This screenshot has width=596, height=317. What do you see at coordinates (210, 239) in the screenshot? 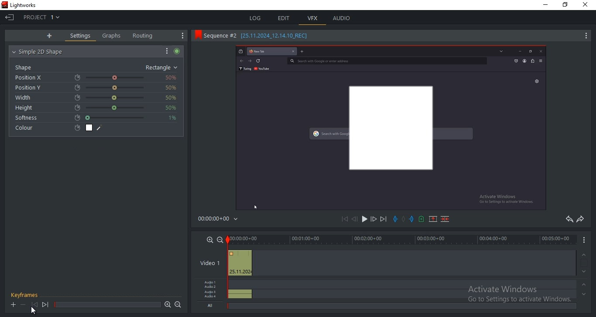
I see `zoom in` at bounding box center [210, 239].